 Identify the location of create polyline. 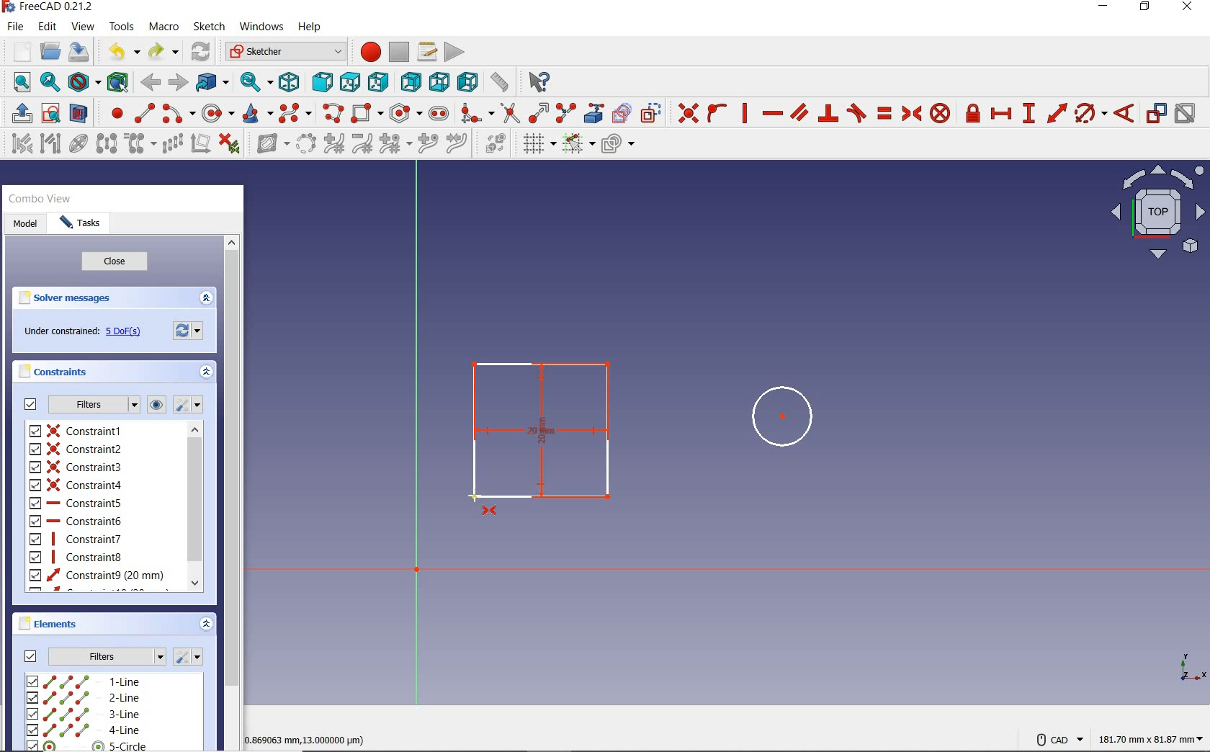
(333, 114).